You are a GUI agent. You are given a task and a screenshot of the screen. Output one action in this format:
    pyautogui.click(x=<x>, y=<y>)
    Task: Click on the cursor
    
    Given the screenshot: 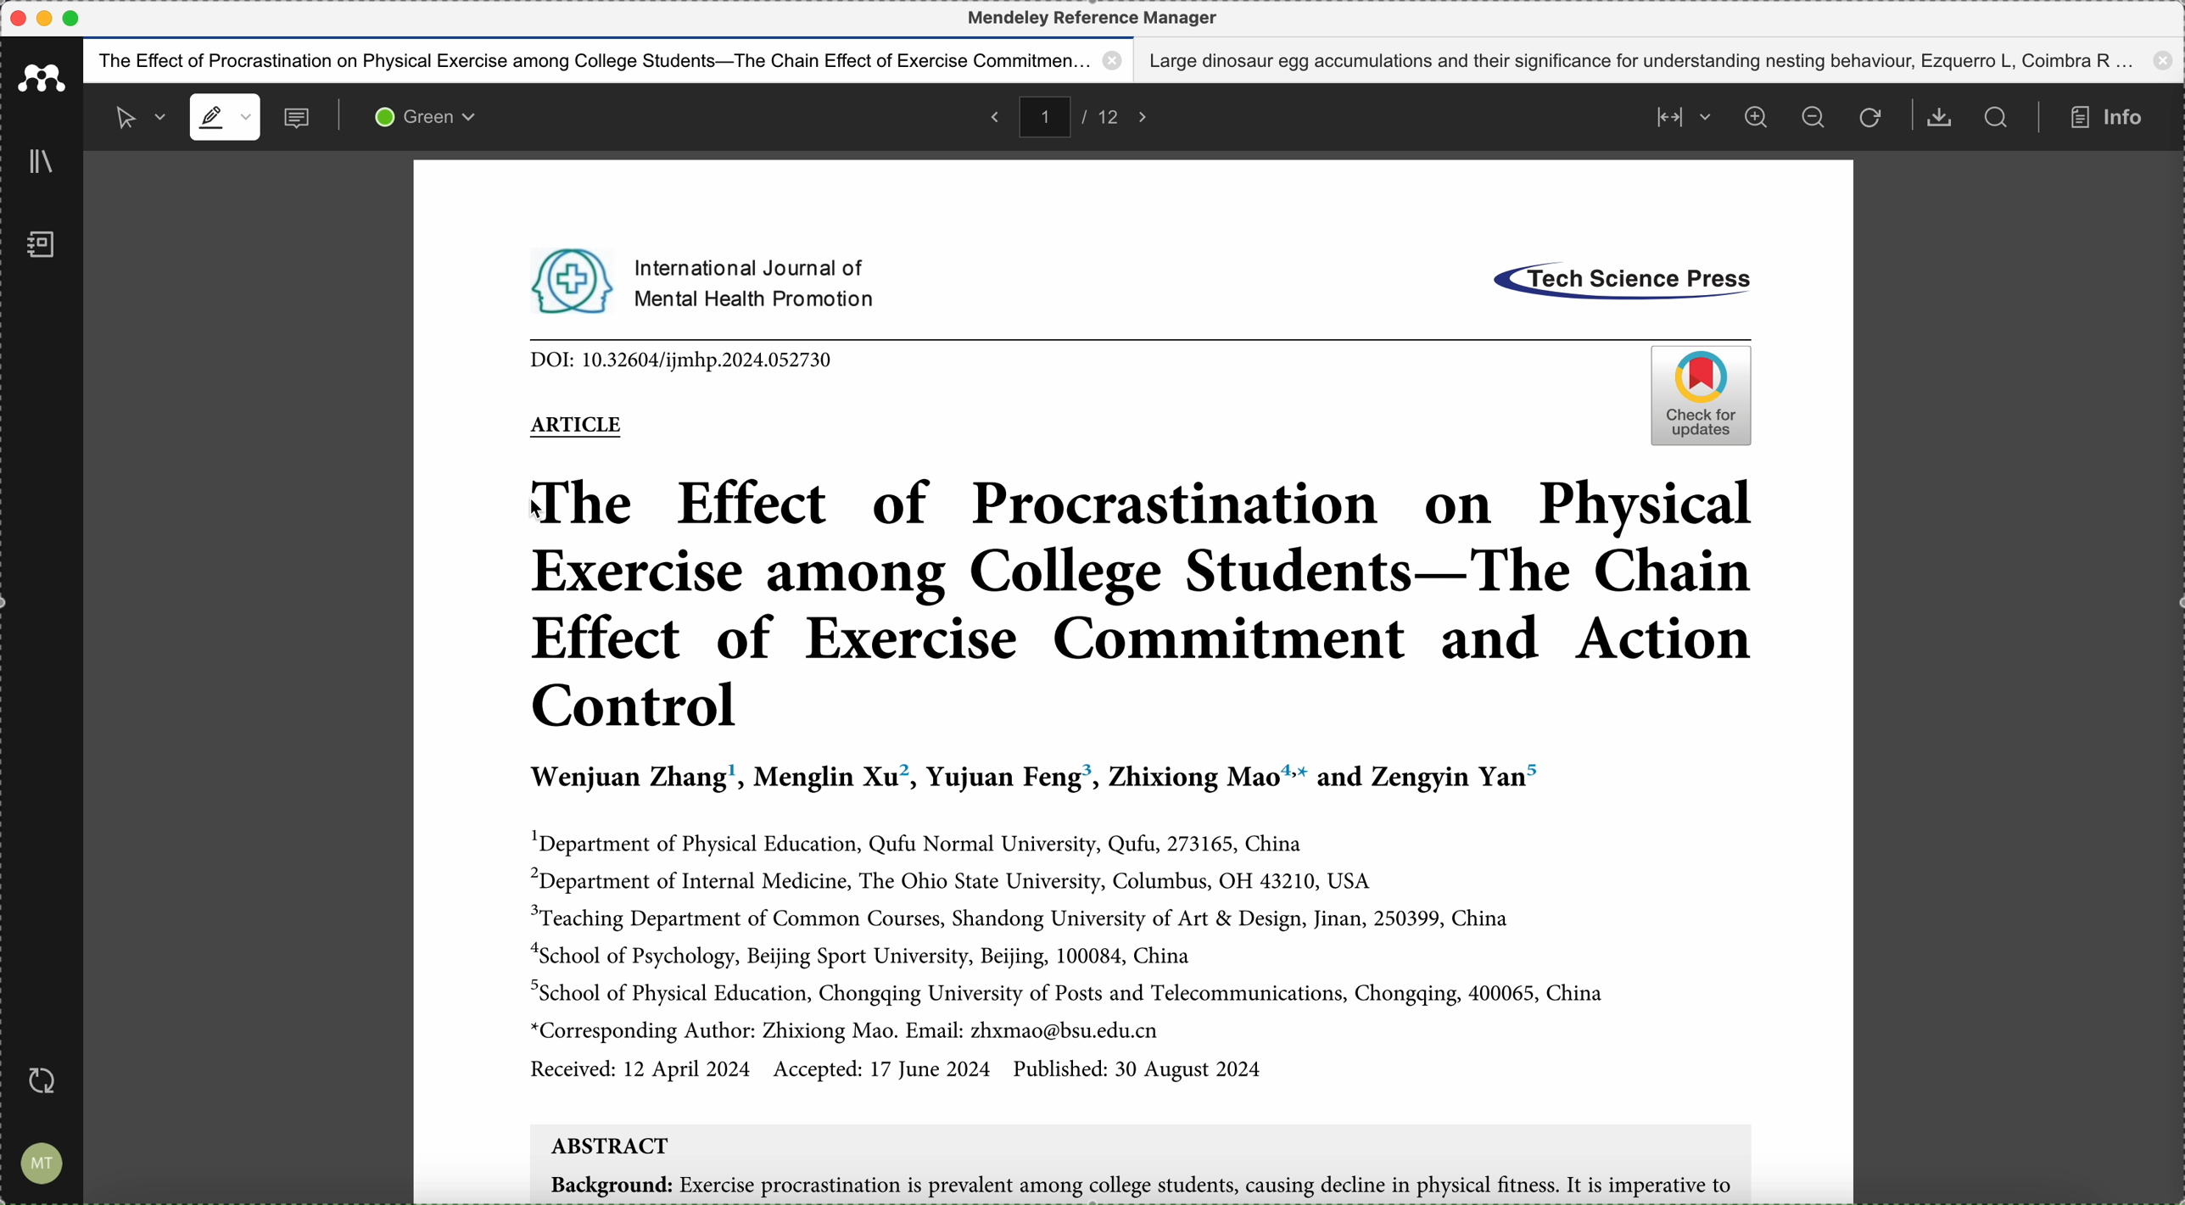 What is the action you would take?
    pyautogui.click(x=550, y=514)
    